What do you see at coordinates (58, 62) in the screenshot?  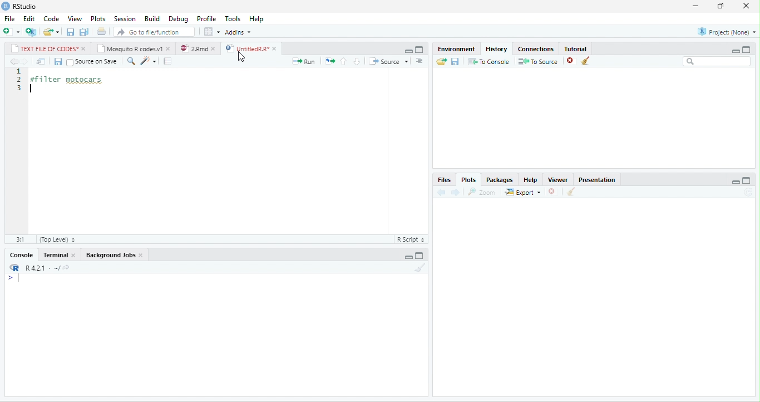 I see `save` at bounding box center [58, 62].